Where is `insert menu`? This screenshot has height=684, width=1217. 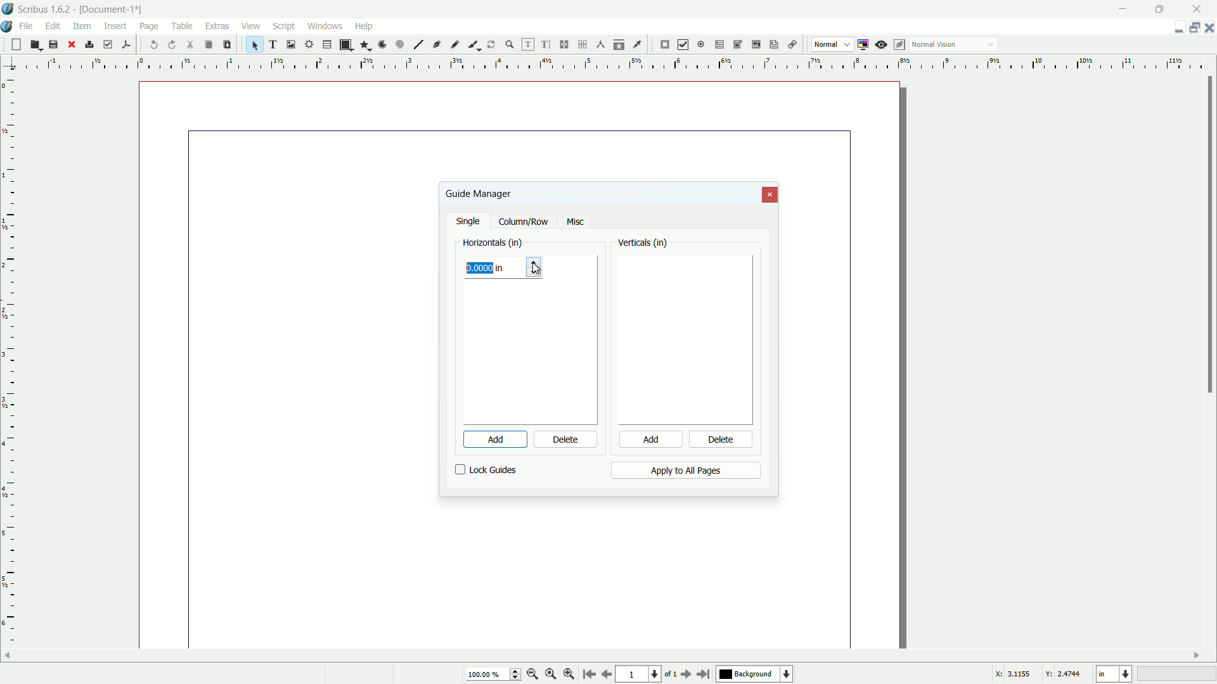 insert menu is located at coordinates (116, 25).